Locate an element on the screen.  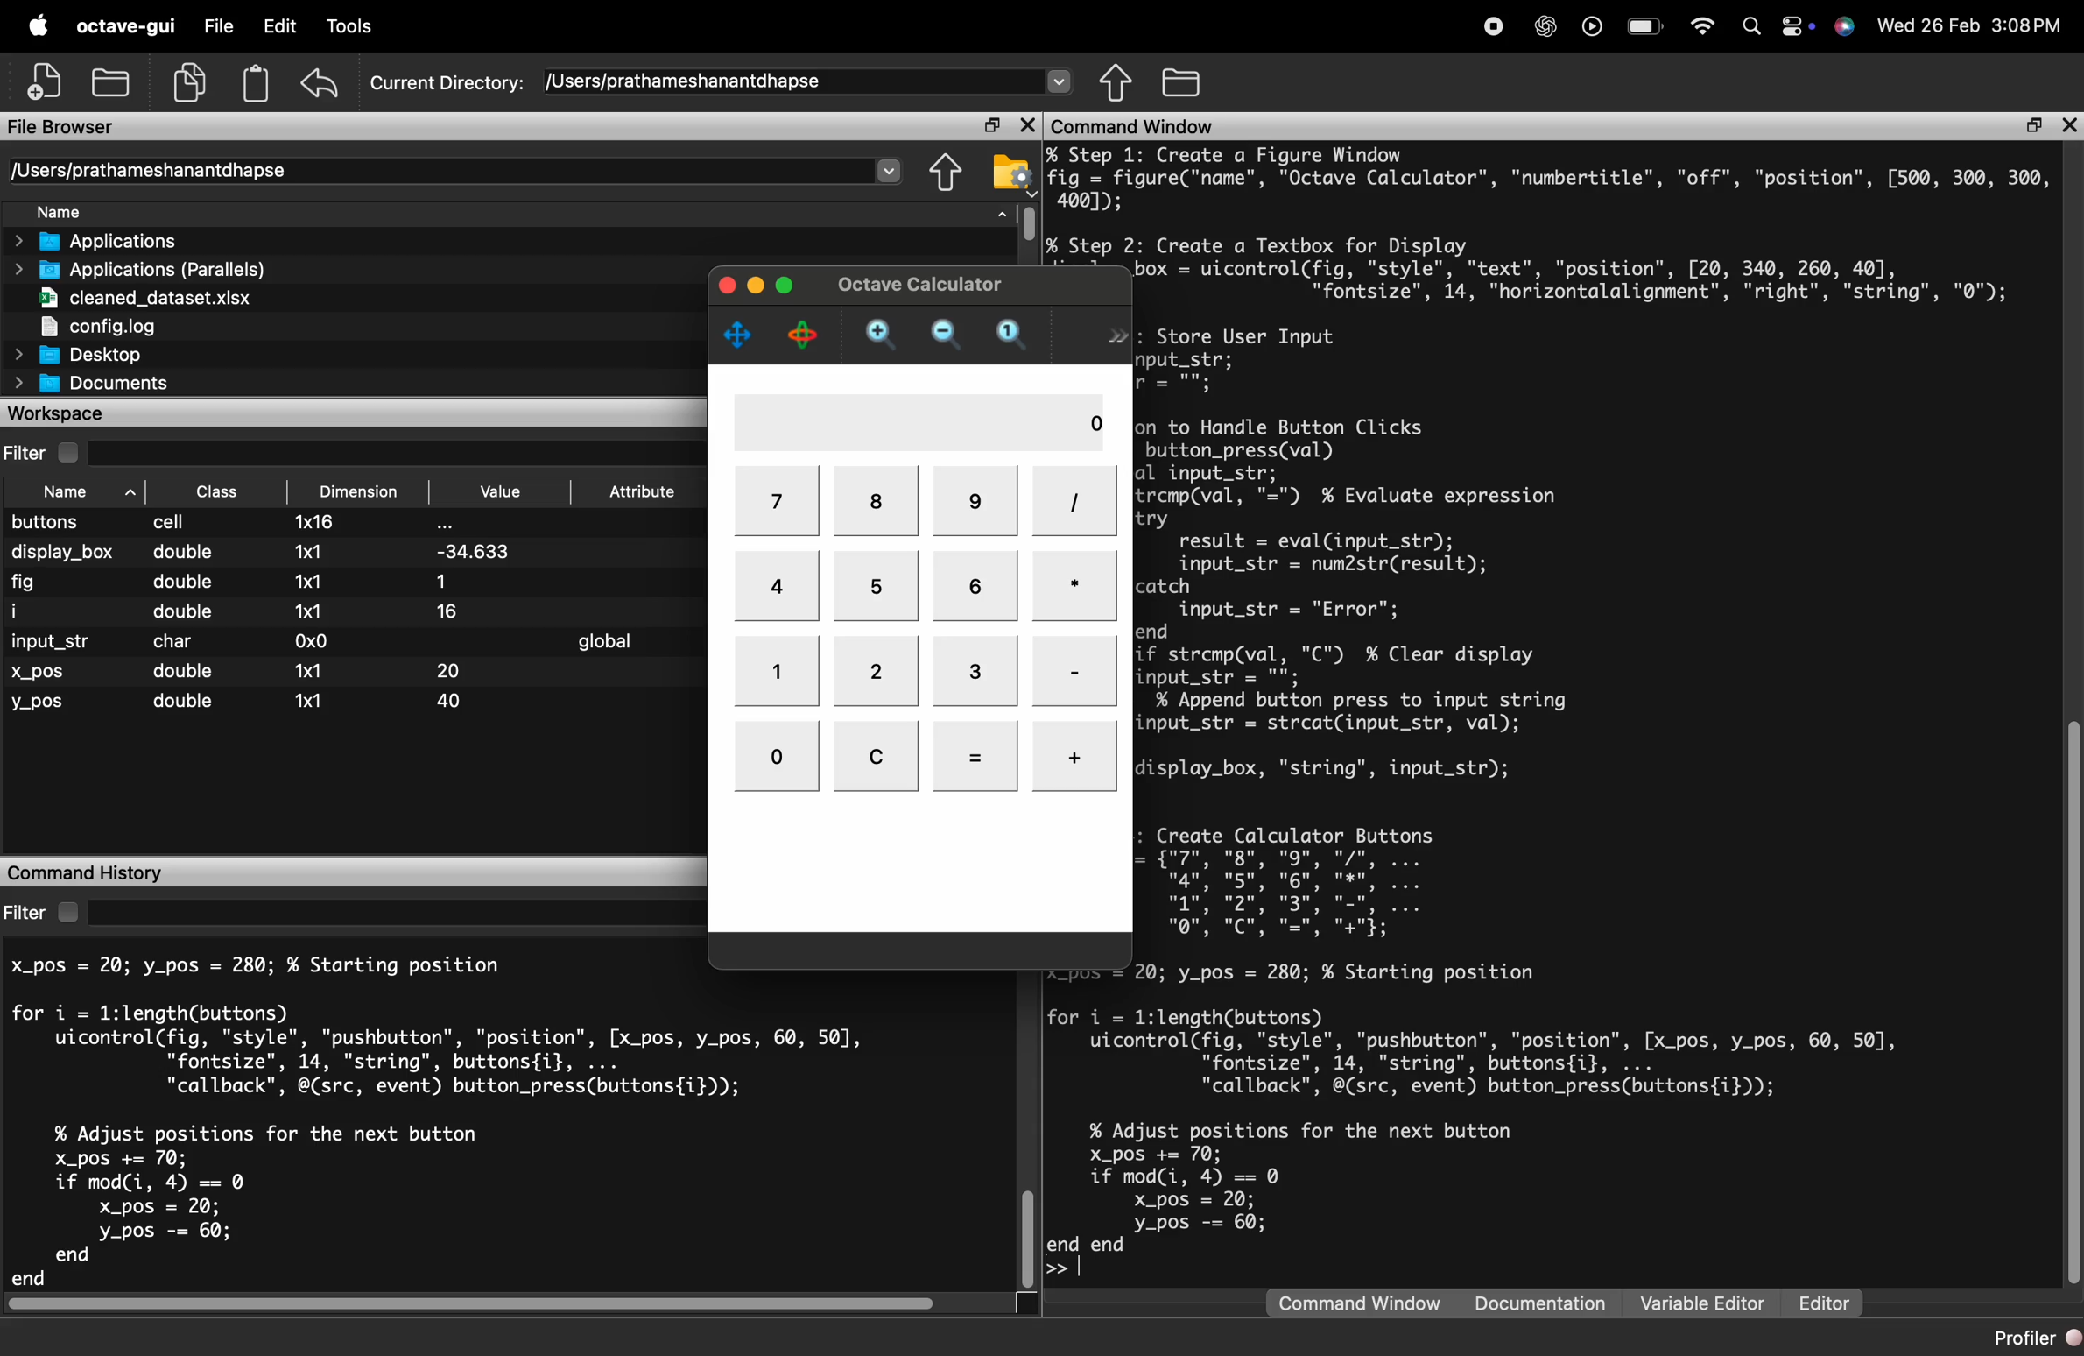
close is located at coordinates (723, 286).